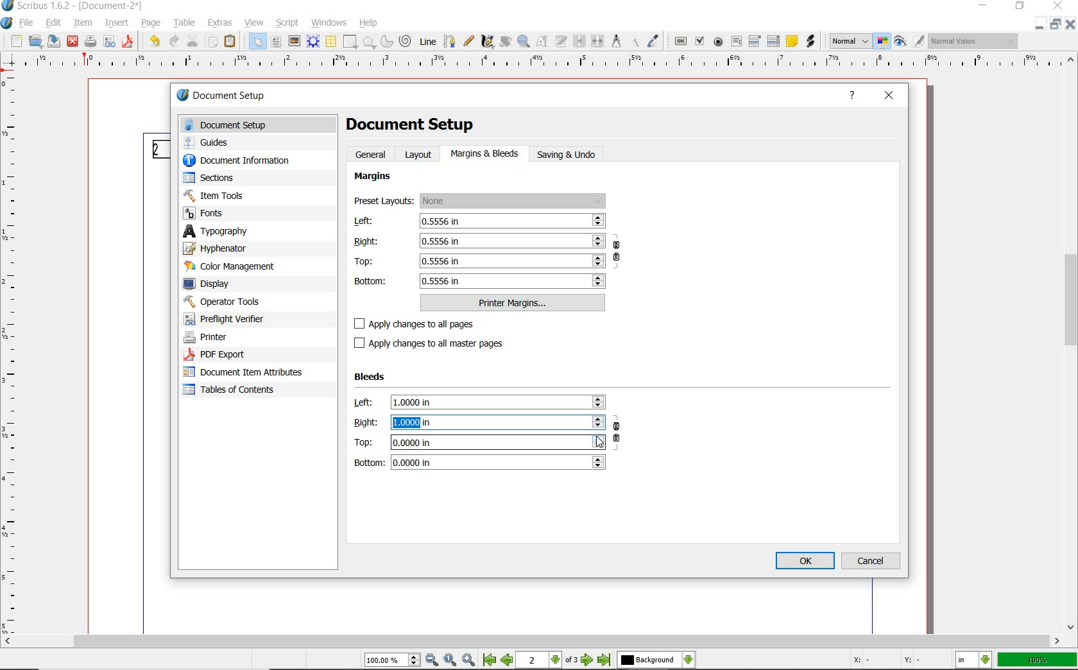 This screenshot has height=670, width=1078. I want to click on close, so click(73, 41).